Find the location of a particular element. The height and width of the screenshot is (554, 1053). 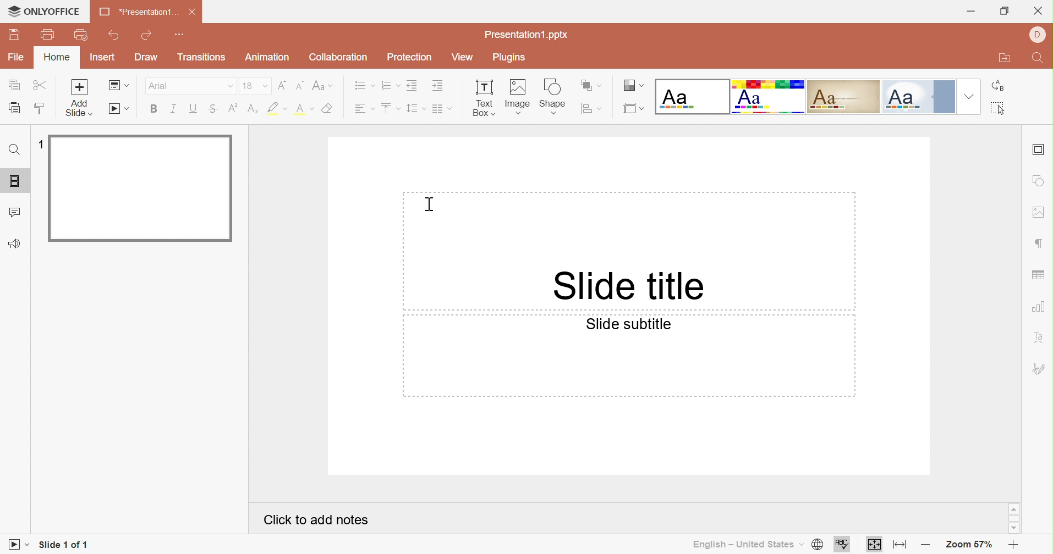

ONLYOFFICE is located at coordinates (52, 12).